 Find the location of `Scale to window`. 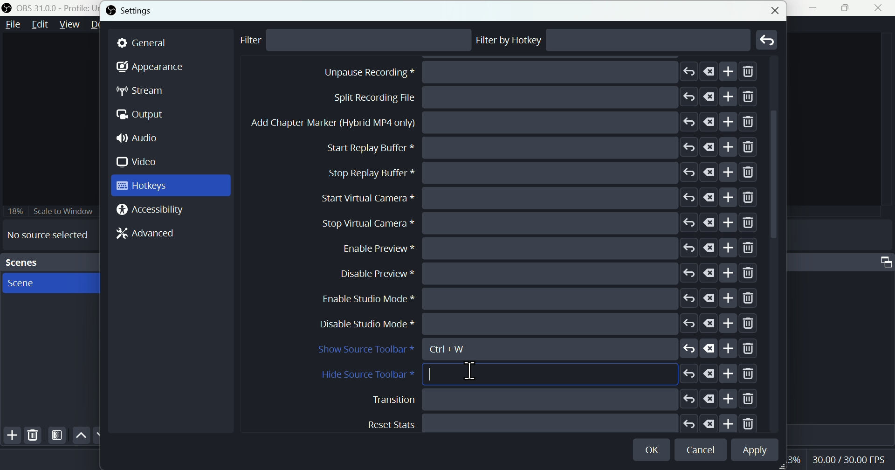

Scale to window is located at coordinates (50, 211).